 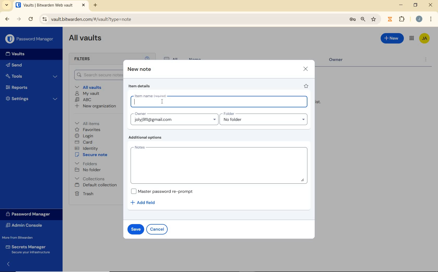 I want to click on Send, so click(x=16, y=65).